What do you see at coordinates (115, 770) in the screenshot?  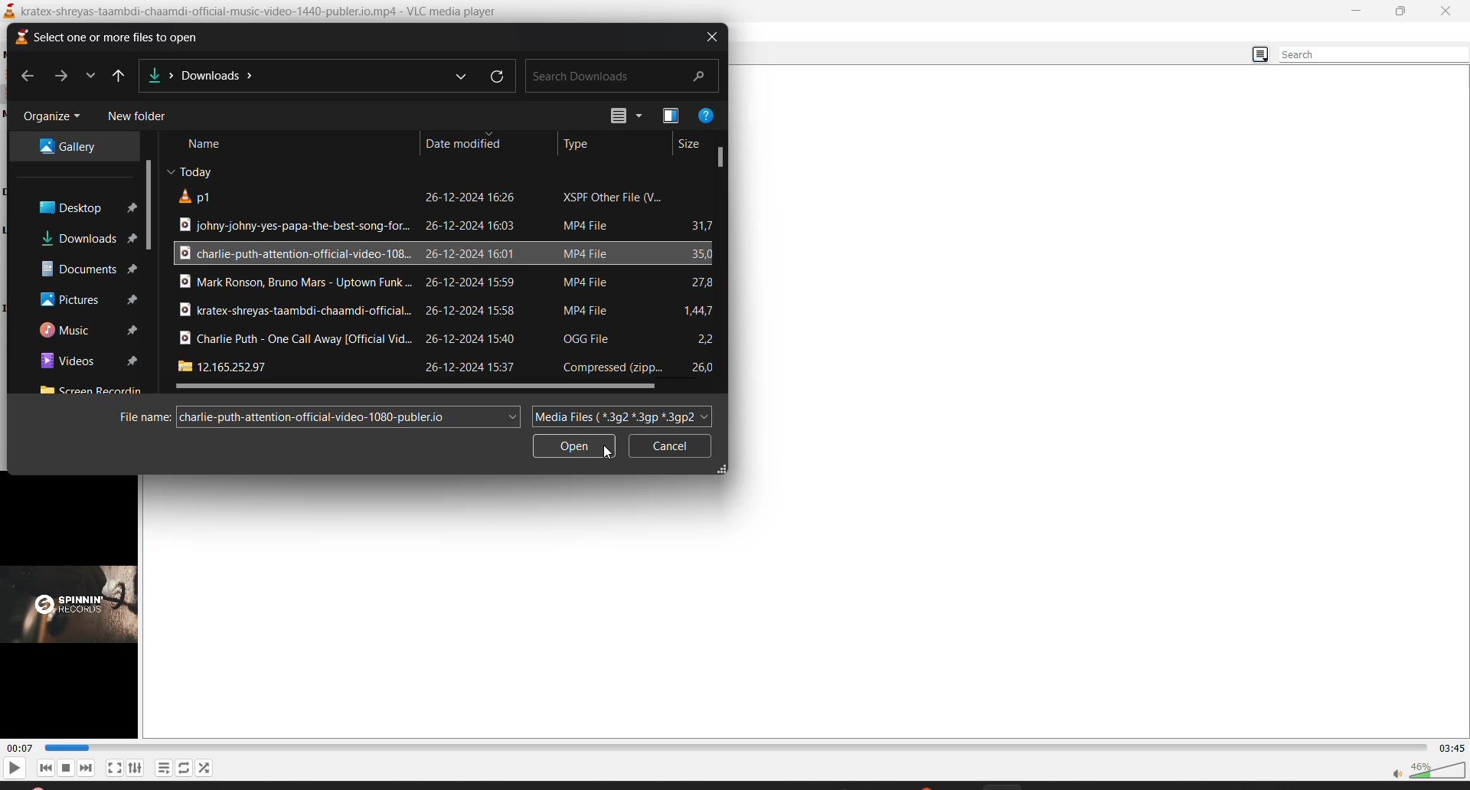 I see `fullscreen` at bounding box center [115, 770].